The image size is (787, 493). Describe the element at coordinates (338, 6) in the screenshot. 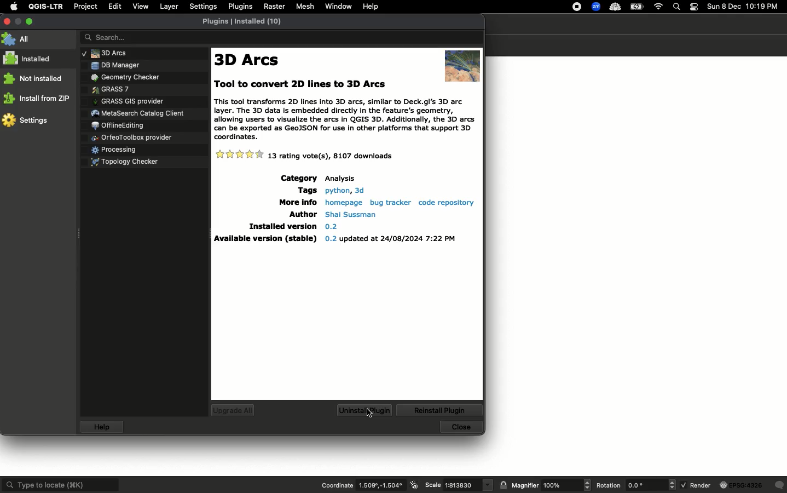

I see `Window` at that location.